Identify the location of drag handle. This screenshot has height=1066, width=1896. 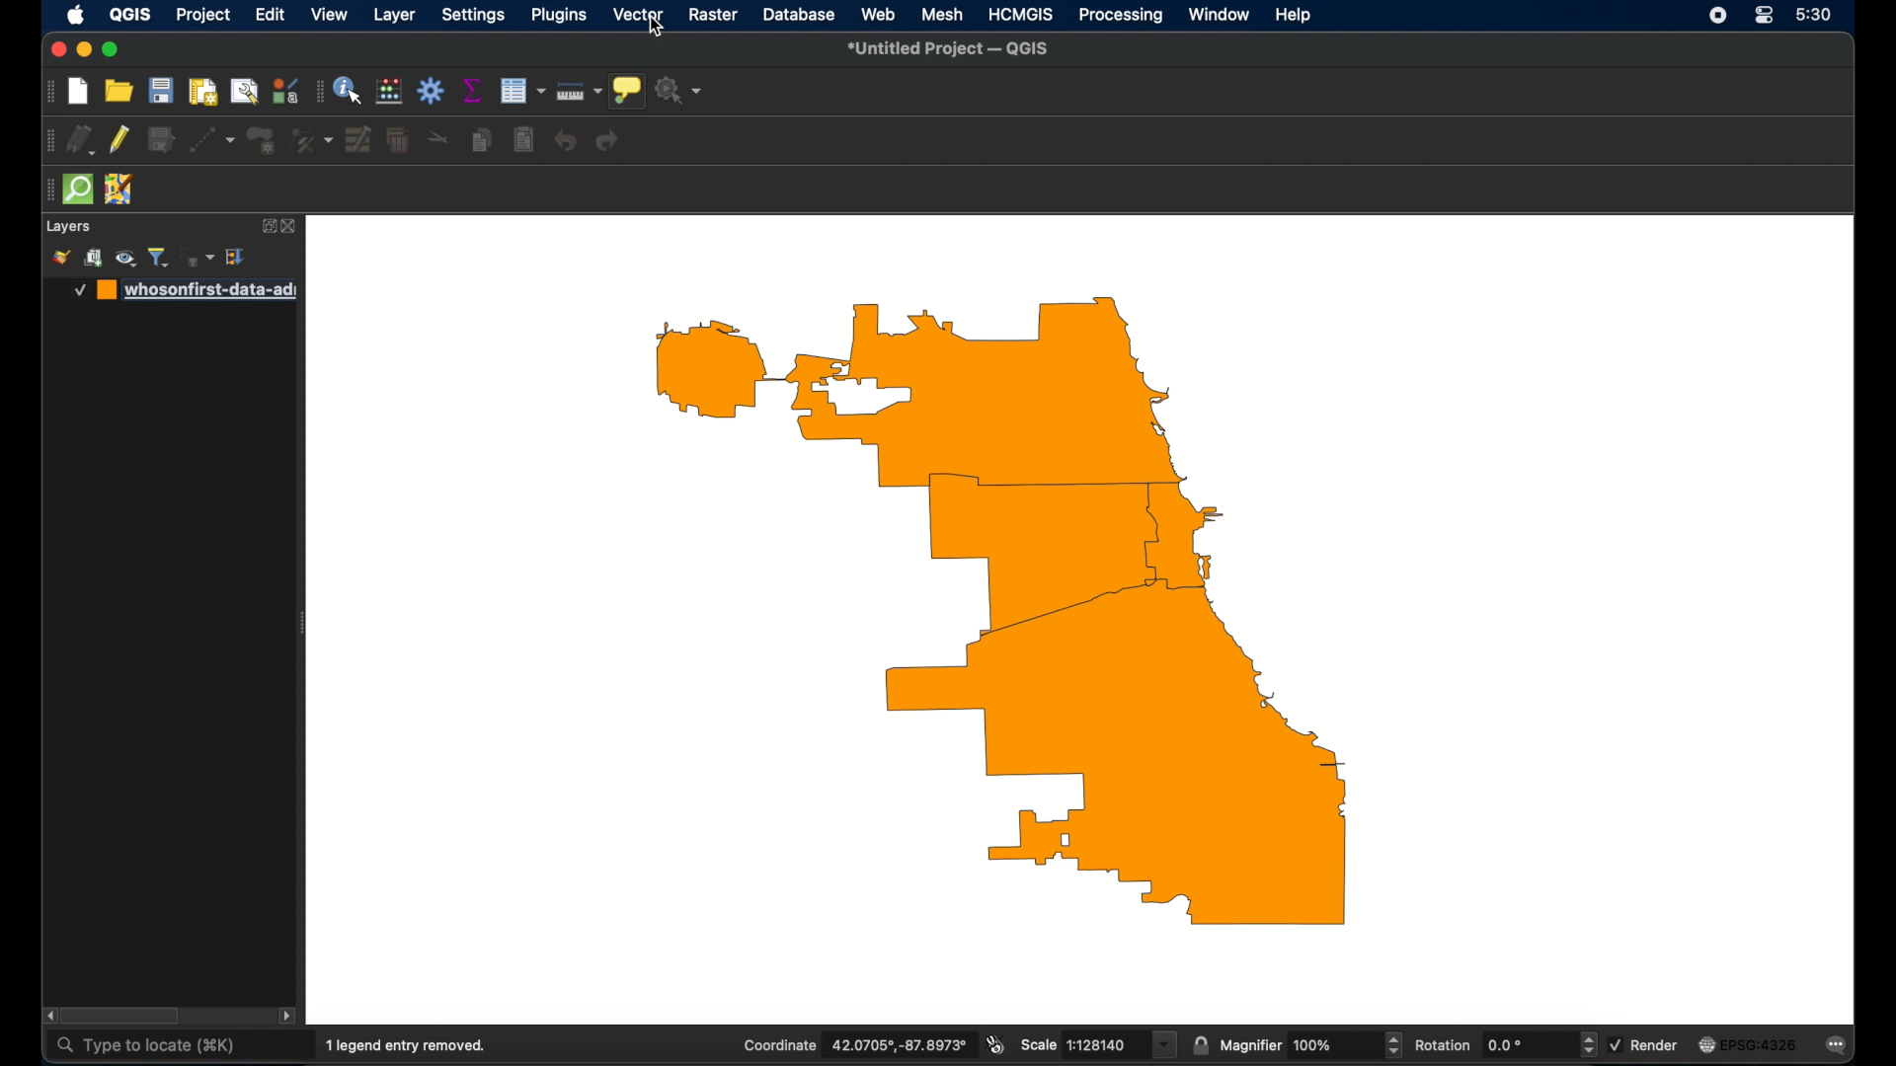
(48, 91).